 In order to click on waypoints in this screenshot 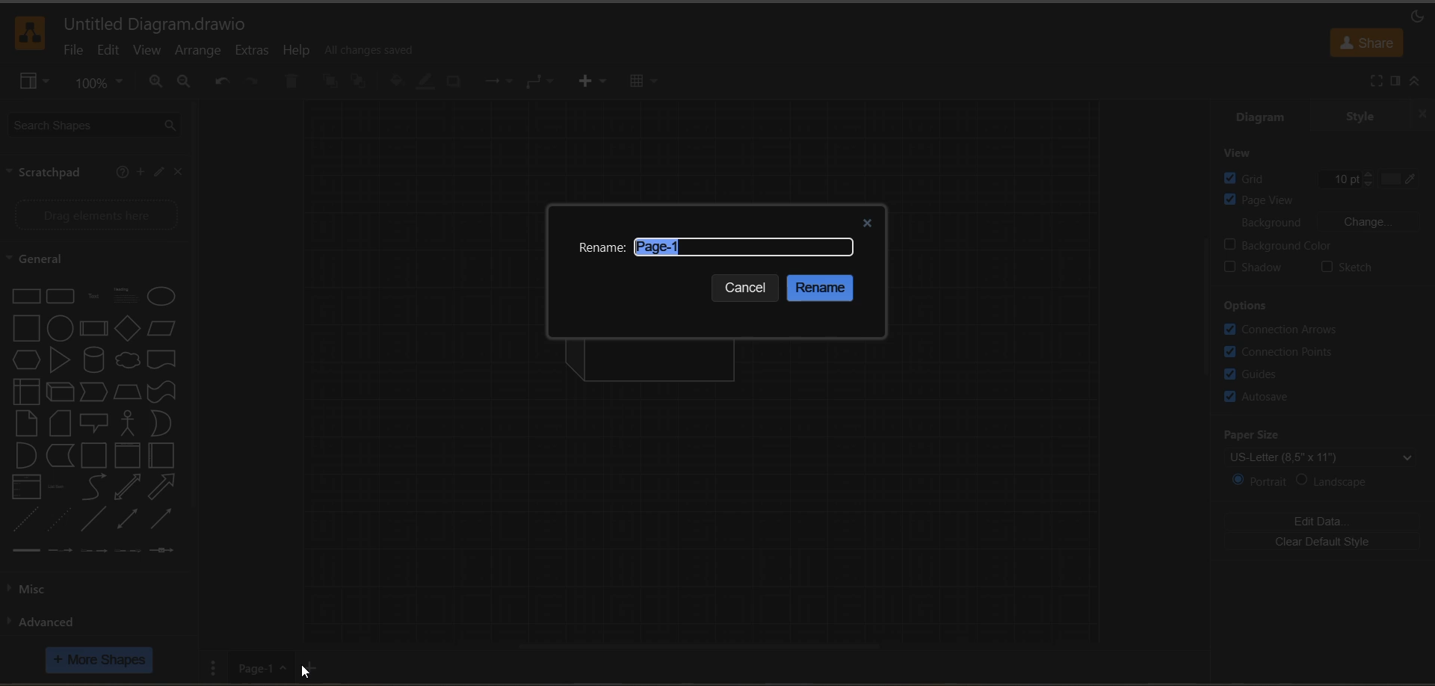, I will do `click(543, 82)`.